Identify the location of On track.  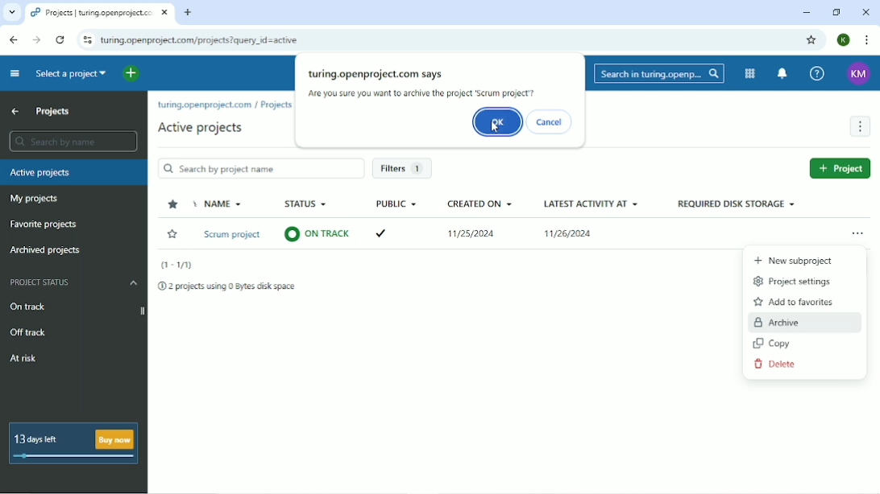
(77, 308).